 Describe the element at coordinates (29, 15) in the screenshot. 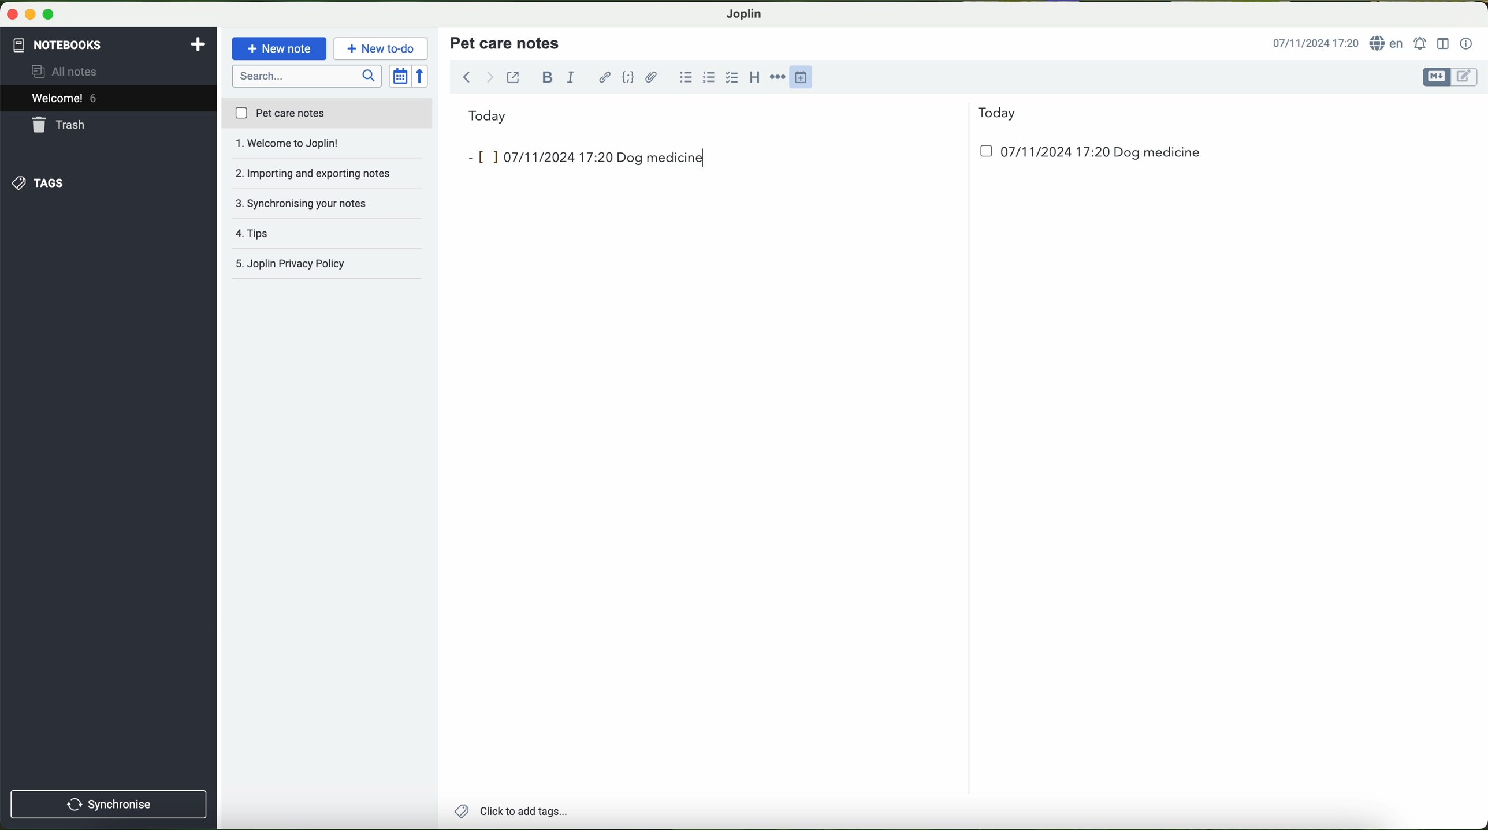

I see `screen buttons` at that location.